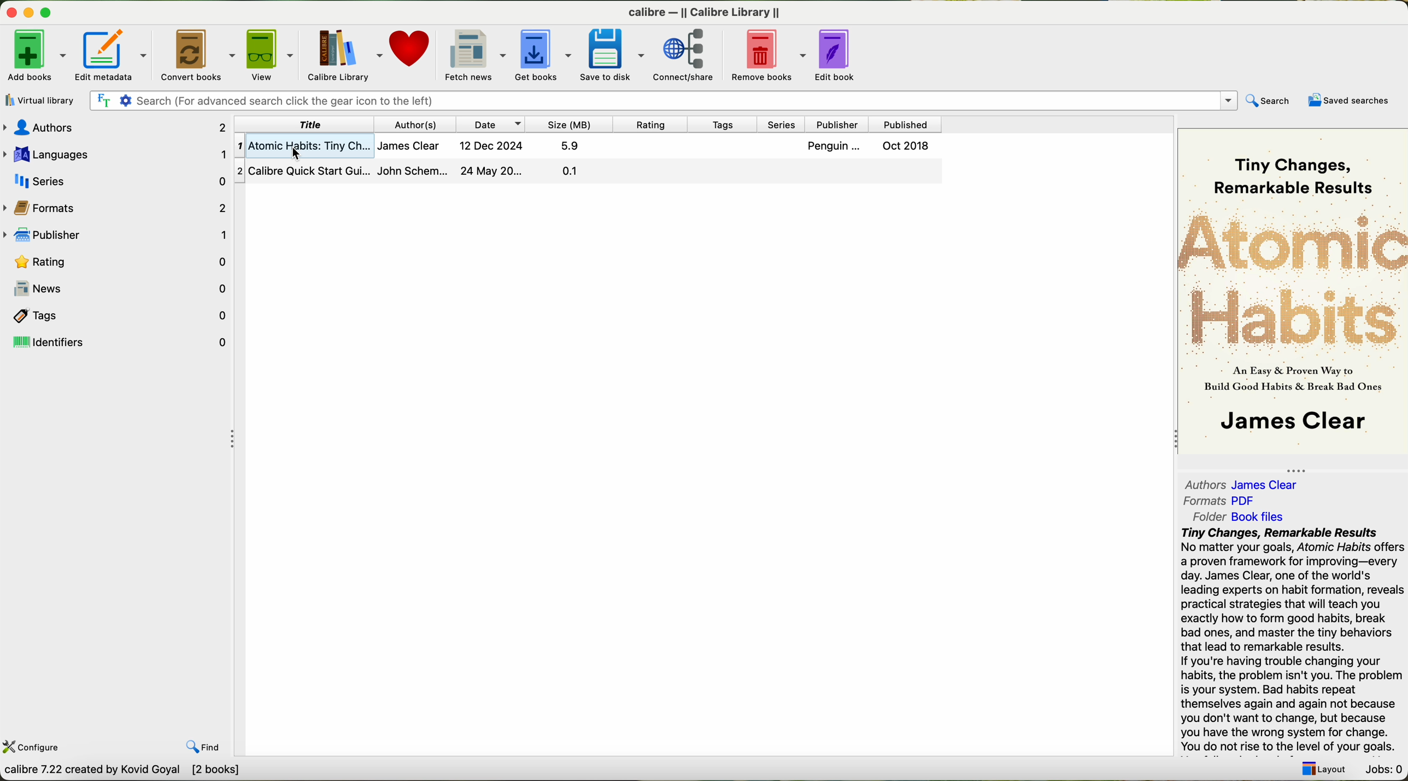  What do you see at coordinates (1384, 770) in the screenshot?
I see `Jobs: 0` at bounding box center [1384, 770].